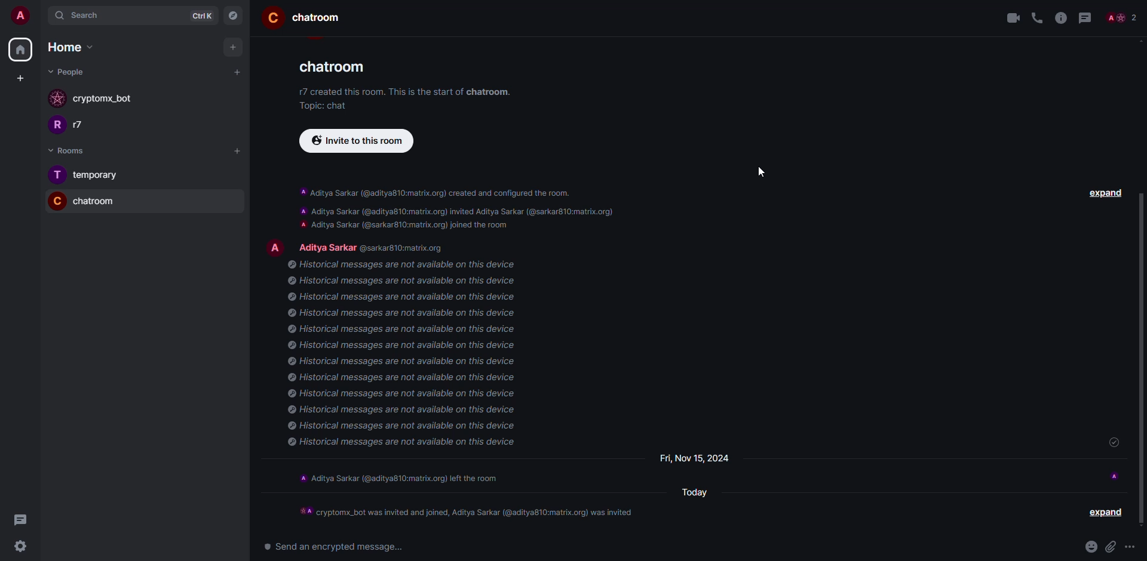  What do you see at coordinates (54, 201) in the screenshot?
I see `profile` at bounding box center [54, 201].